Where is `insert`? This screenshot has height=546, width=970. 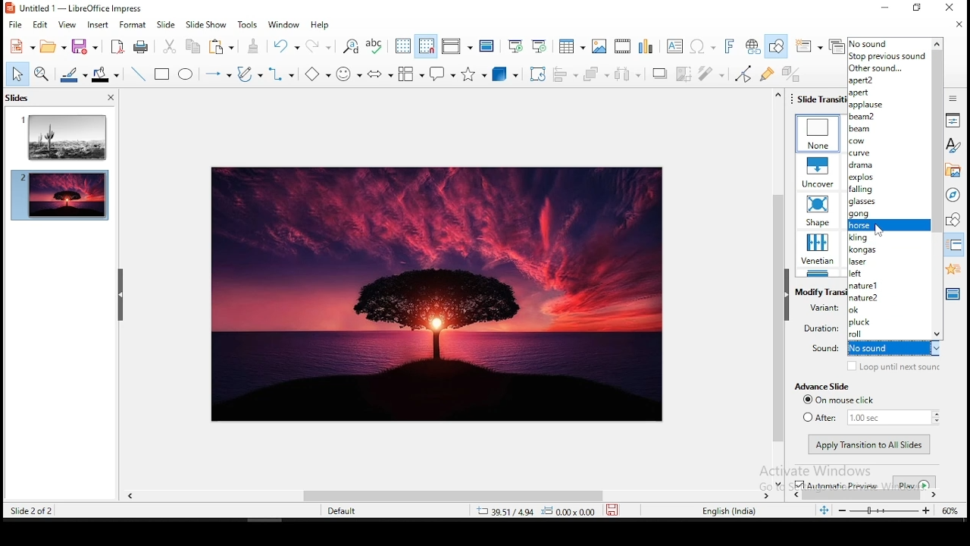 insert is located at coordinates (97, 24).